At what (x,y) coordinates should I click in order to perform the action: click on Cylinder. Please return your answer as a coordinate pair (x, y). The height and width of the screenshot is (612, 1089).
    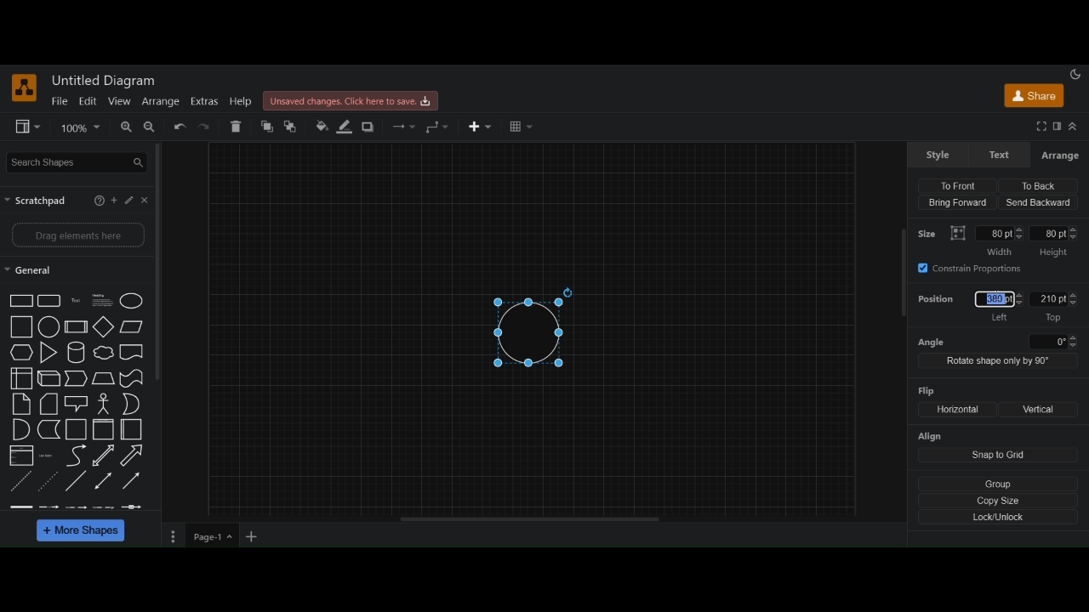
    Looking at the image, I should click on (77, 354).